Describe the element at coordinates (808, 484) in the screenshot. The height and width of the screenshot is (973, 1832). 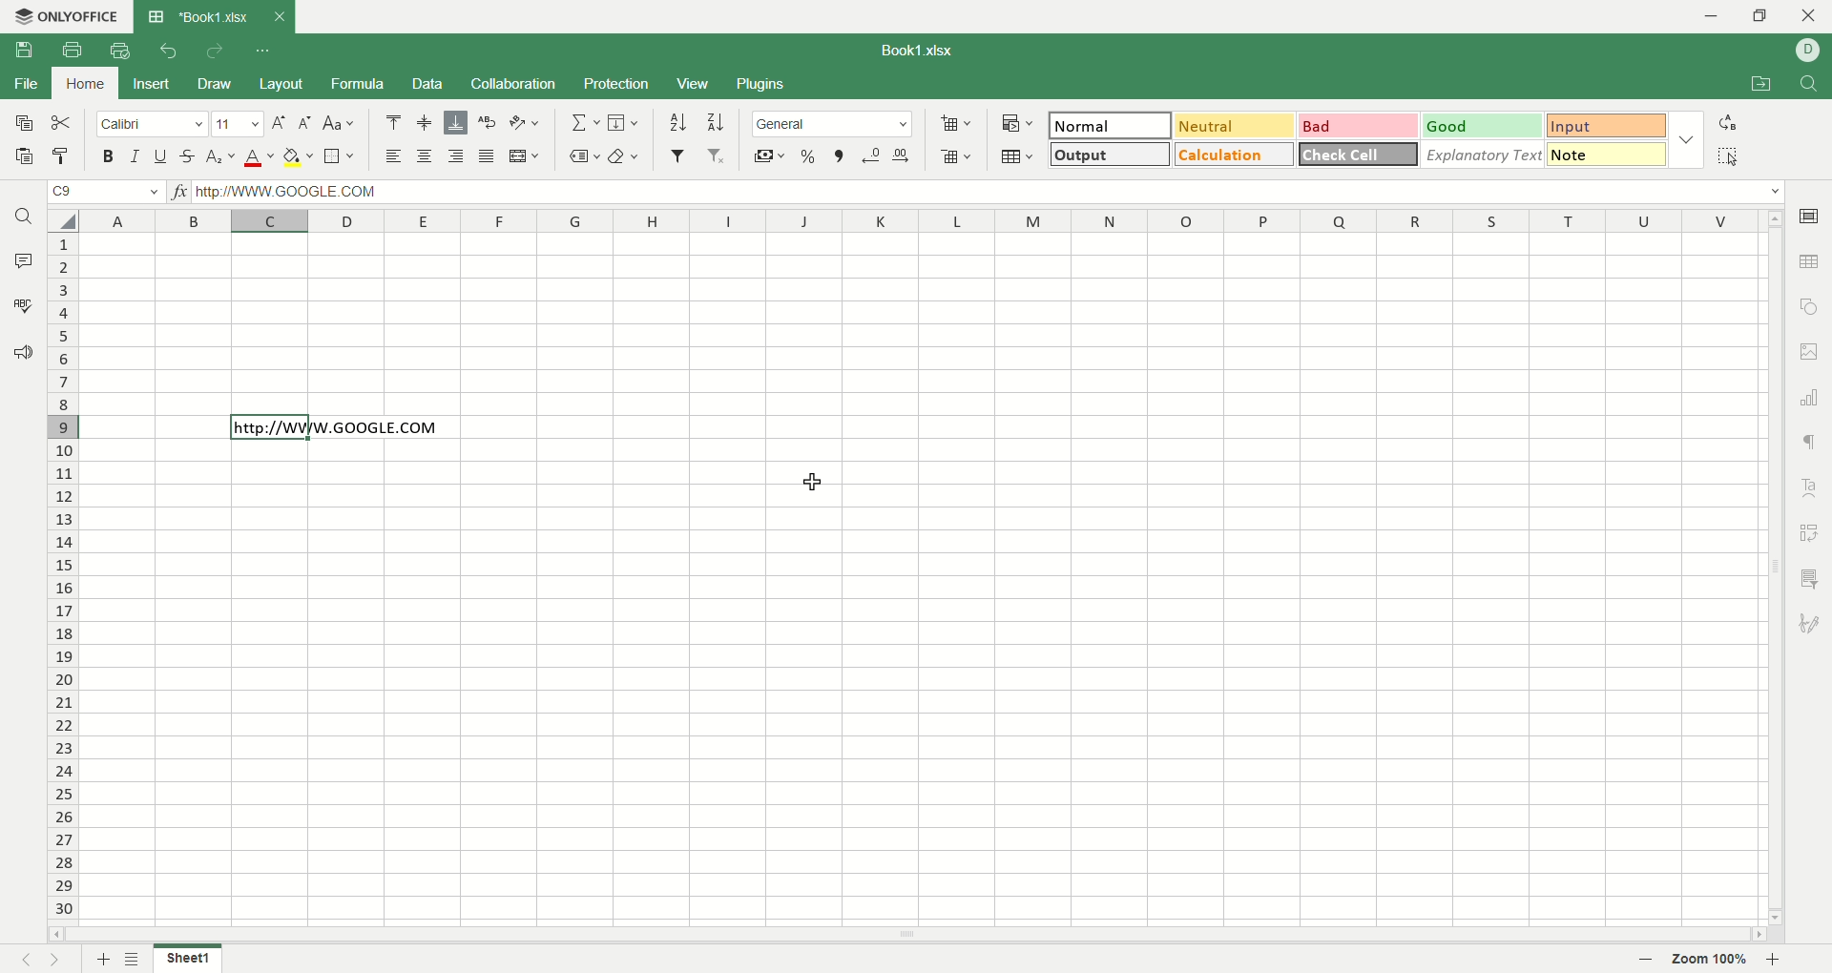
I see `cursor` at that location.